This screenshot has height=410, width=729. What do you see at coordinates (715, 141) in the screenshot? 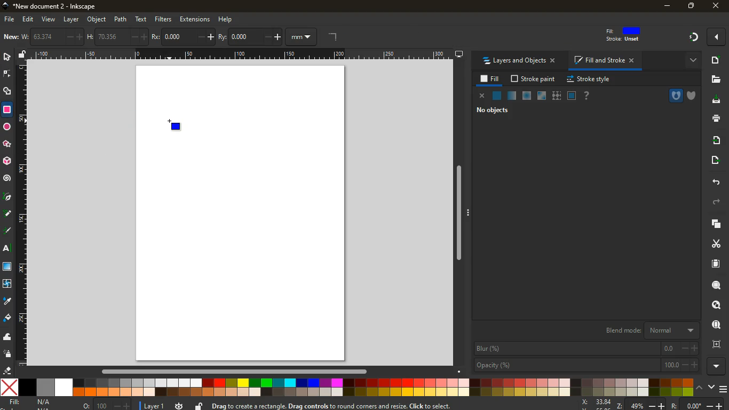
I see `receive` at bounding box center [715, 141].